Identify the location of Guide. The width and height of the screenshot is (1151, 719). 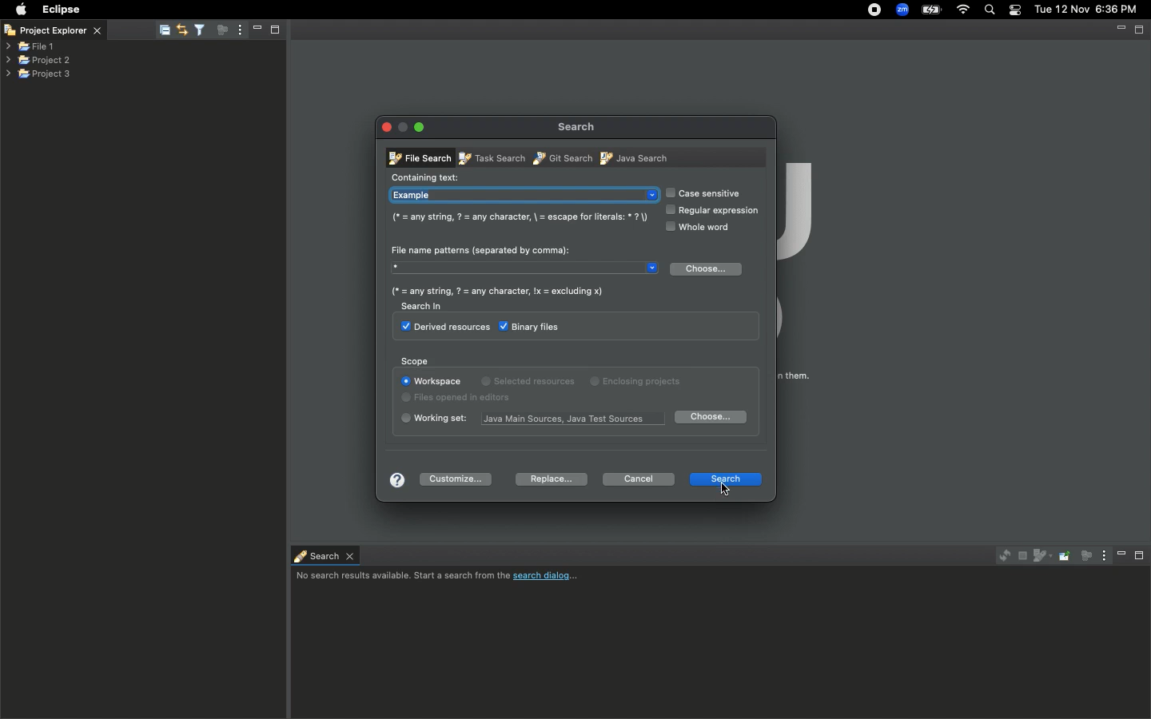
(503, 291).